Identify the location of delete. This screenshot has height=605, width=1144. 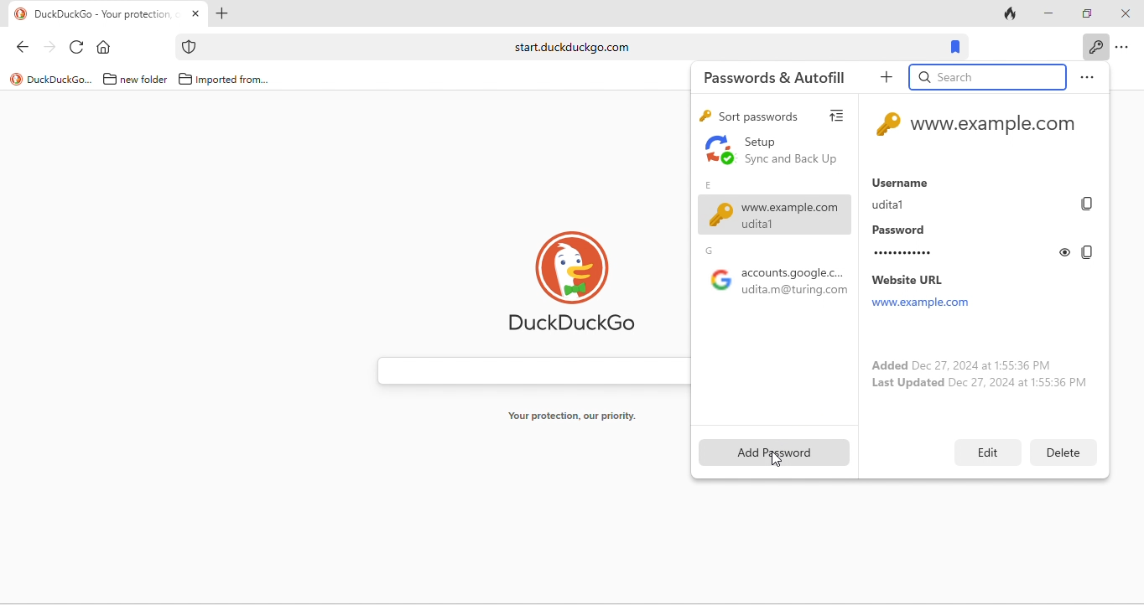
(1063, 452).